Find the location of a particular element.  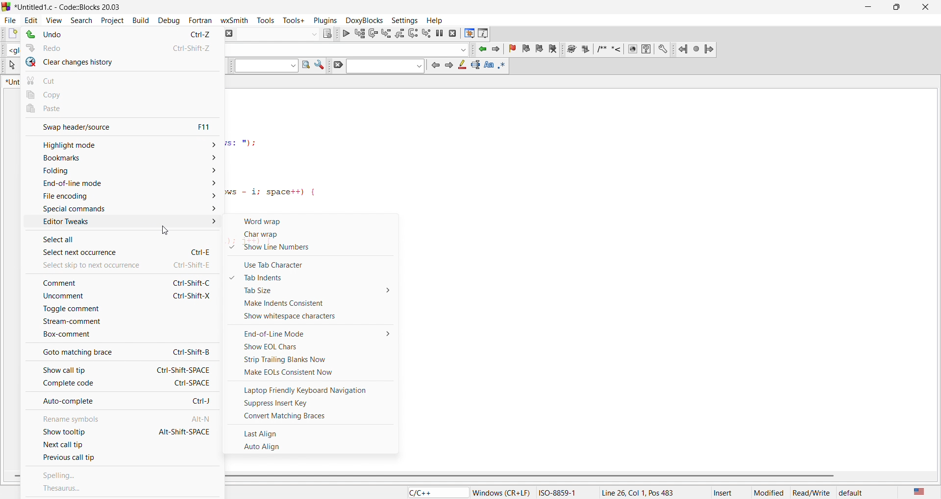

folding is located at coordinates (122, 174).